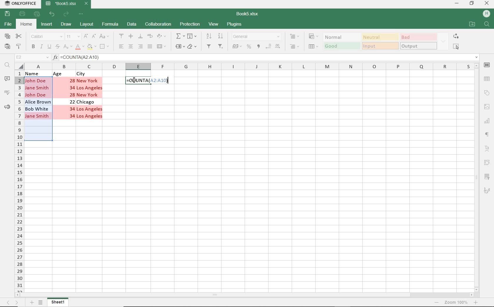 The height and width of the screenshot is (307, 494). What do you see at coordinates (23, 14) in the screenshot?
I see `PRINT` at bounding box center [23, 14].